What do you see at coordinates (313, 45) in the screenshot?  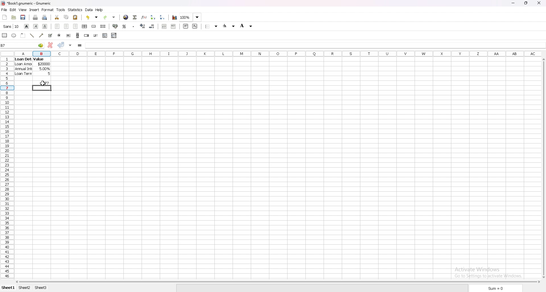 I see `cell input` at bounding box center [313, 45].